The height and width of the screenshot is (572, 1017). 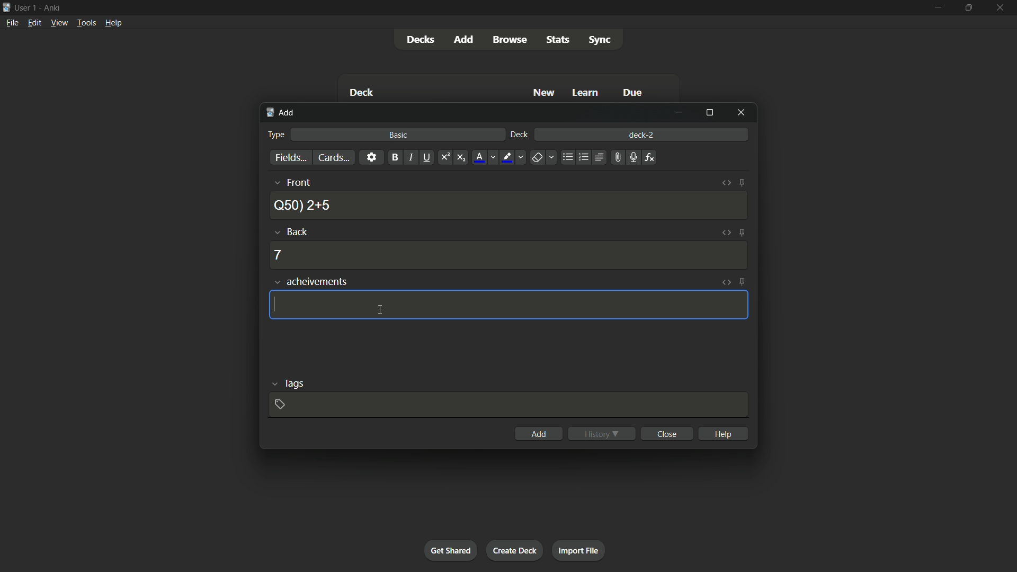 I want to click on tools menu, so click(x=86, y=23).